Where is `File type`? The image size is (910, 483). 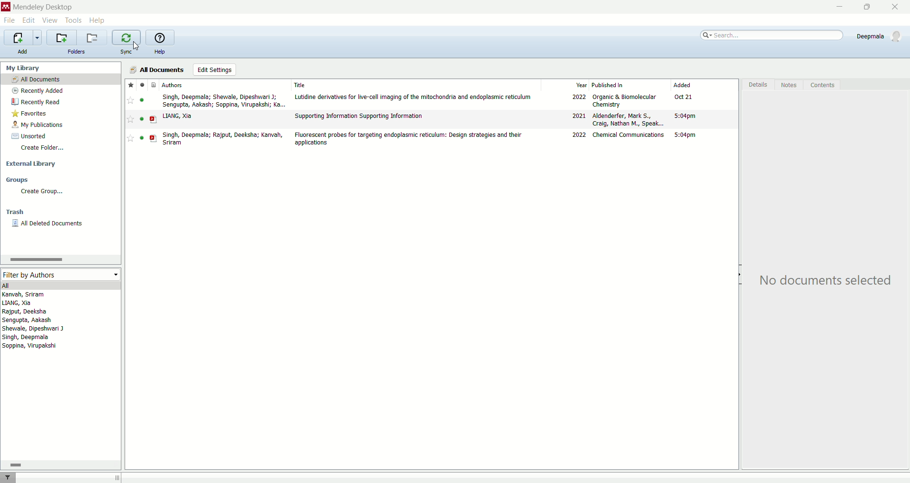
File type is located at coordinates (153, 85).